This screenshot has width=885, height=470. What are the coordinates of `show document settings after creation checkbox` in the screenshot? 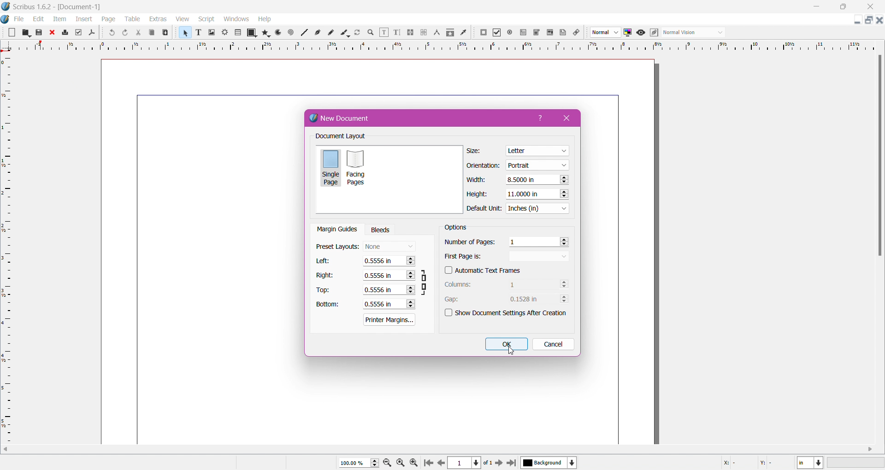 It's located at (511, 314).